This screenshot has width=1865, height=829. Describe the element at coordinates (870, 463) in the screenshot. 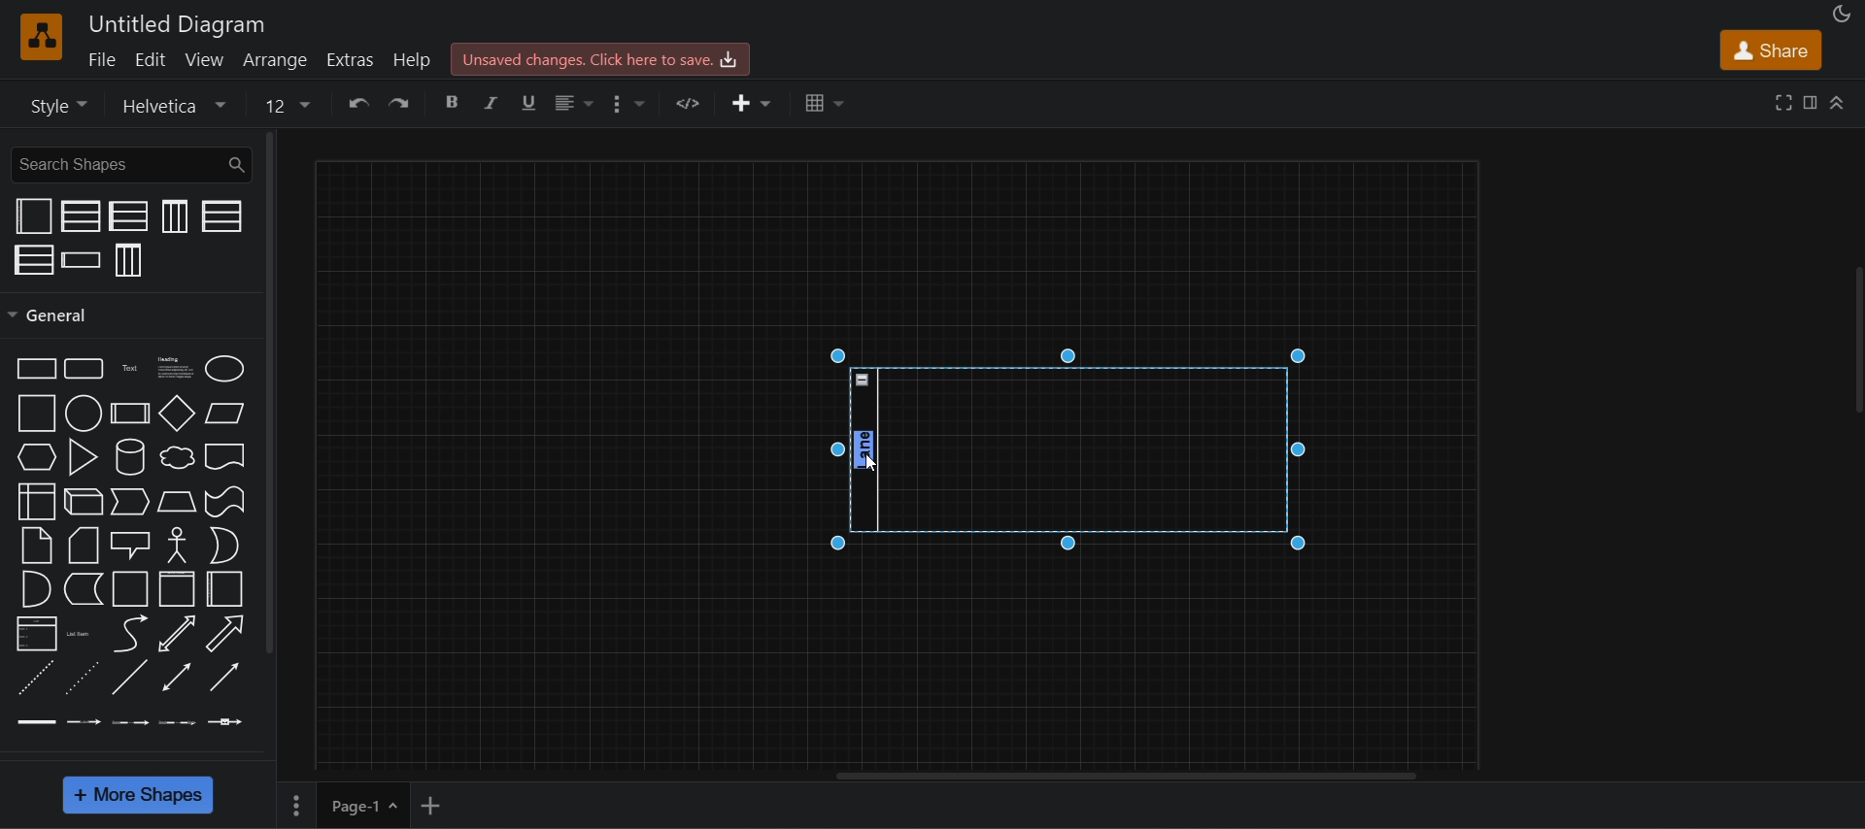

I see `cursor` at that location.